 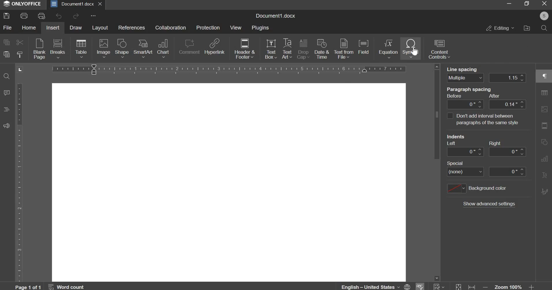 What do you see at coordinates (465, 78) in the screenshot?
I see `line spacing` at bounding box center [465, 78].